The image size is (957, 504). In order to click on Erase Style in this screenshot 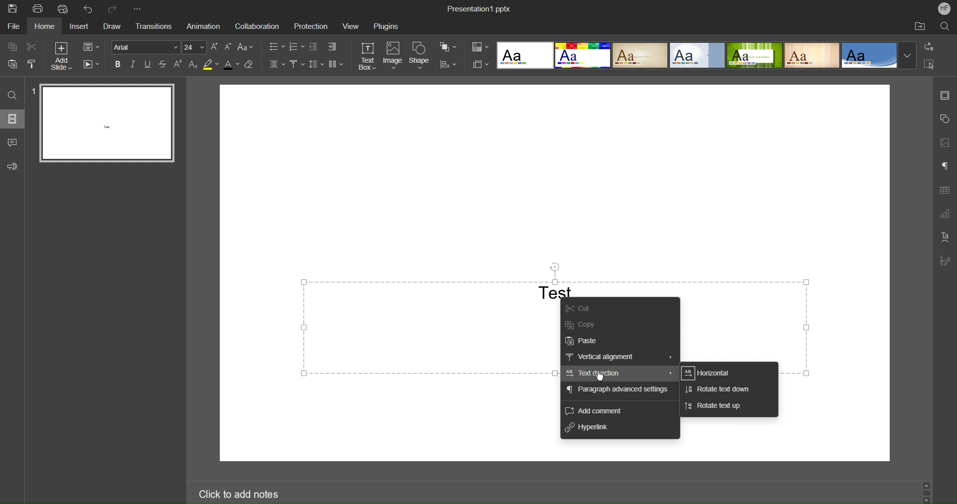, I will do `click(250, 64)`.